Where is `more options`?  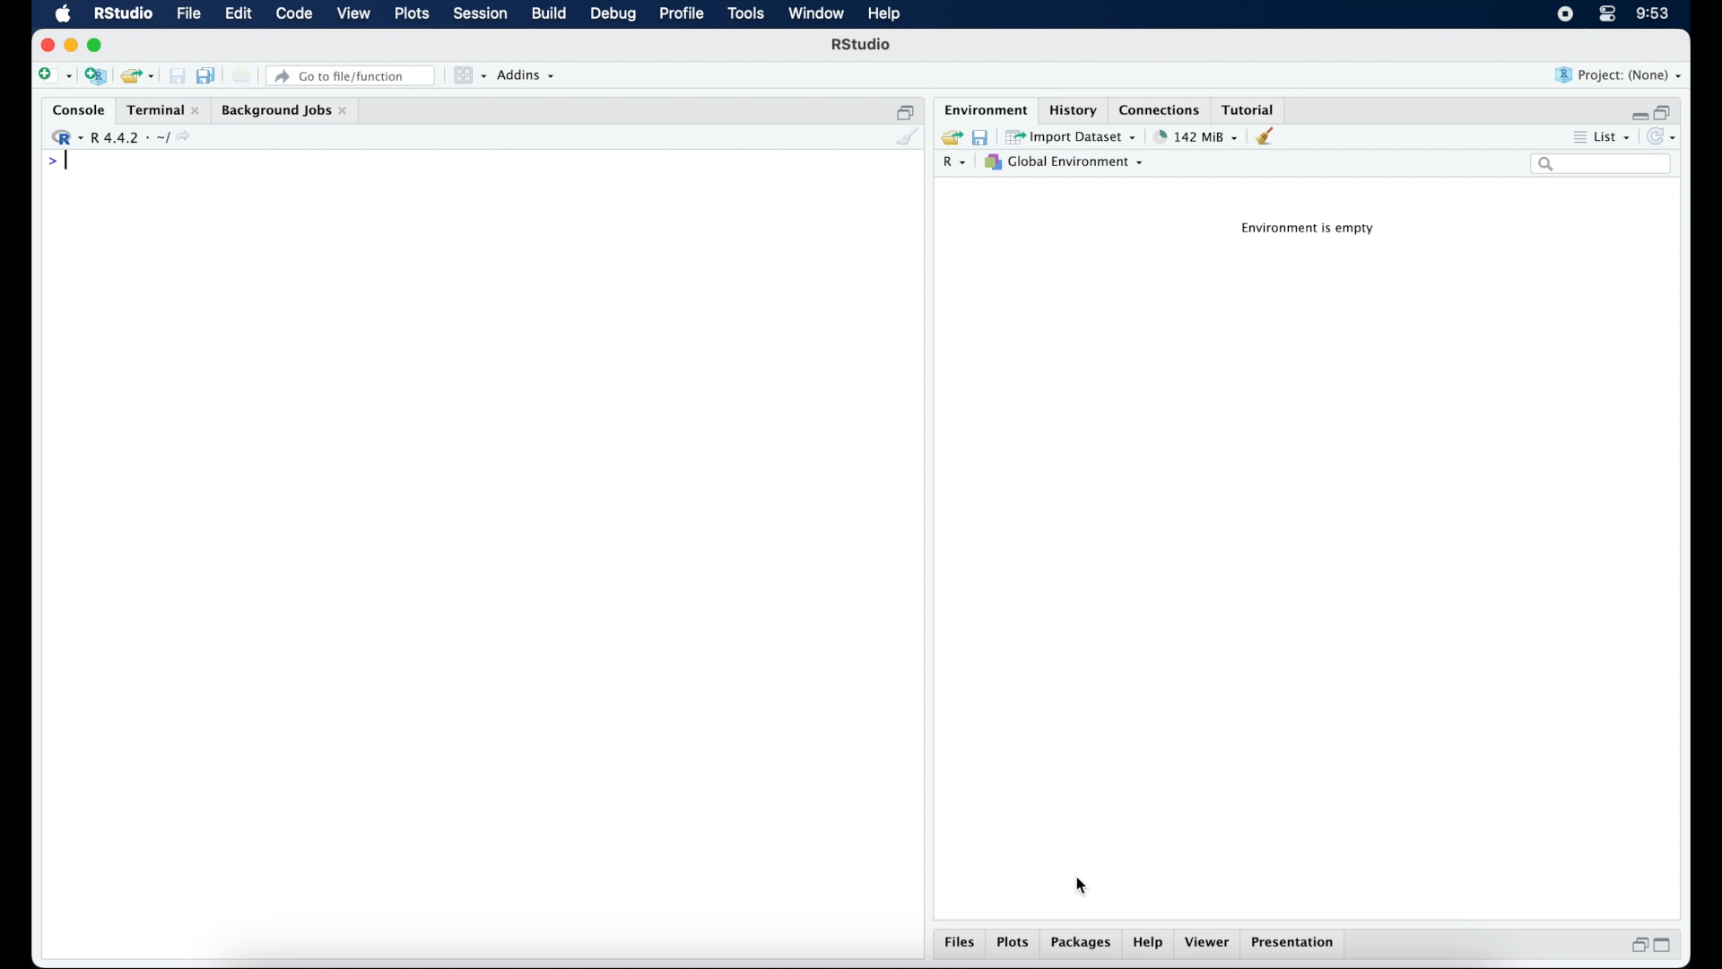 more options is located at coordinates (1577, 135).